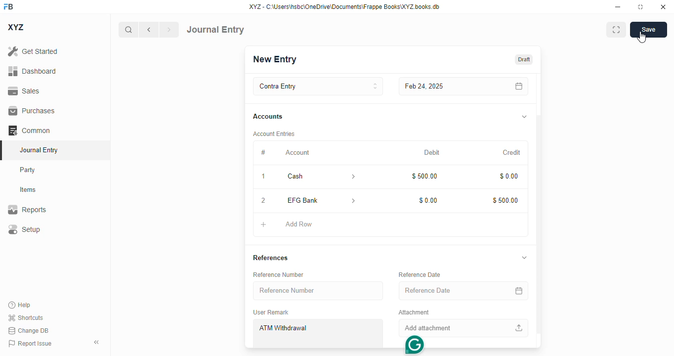 The image size is (674, 356). I want to click on references, so click(271, 259).